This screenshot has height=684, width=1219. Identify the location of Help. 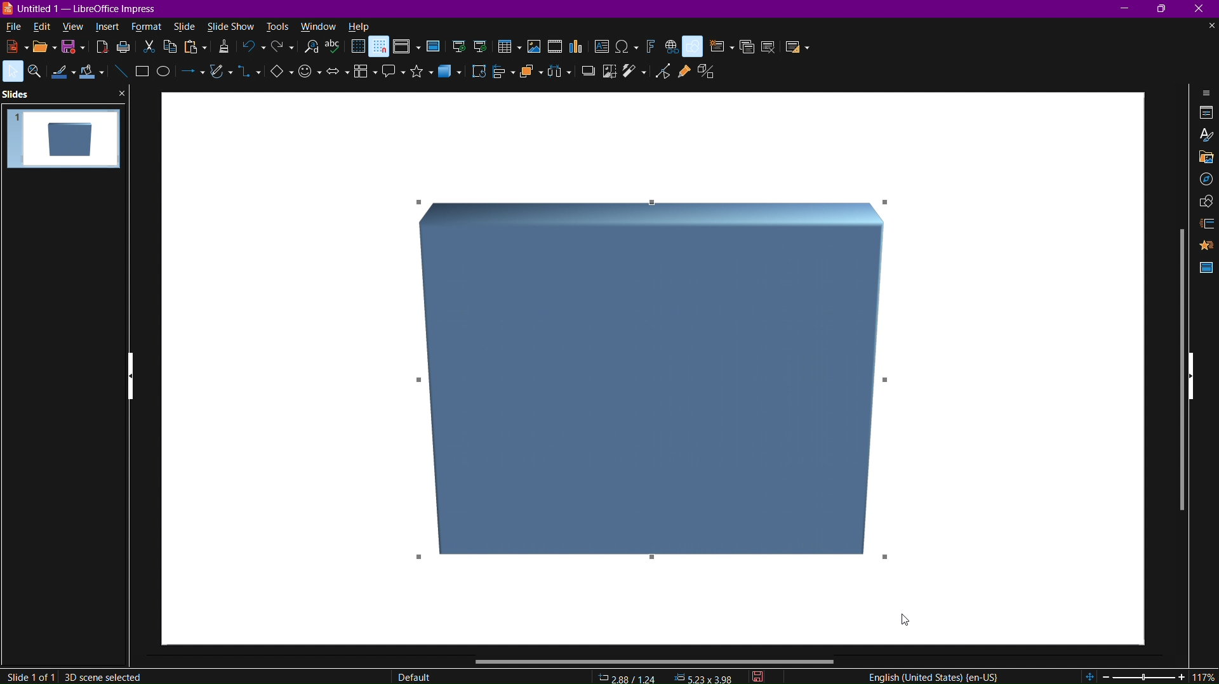
(359, 27).